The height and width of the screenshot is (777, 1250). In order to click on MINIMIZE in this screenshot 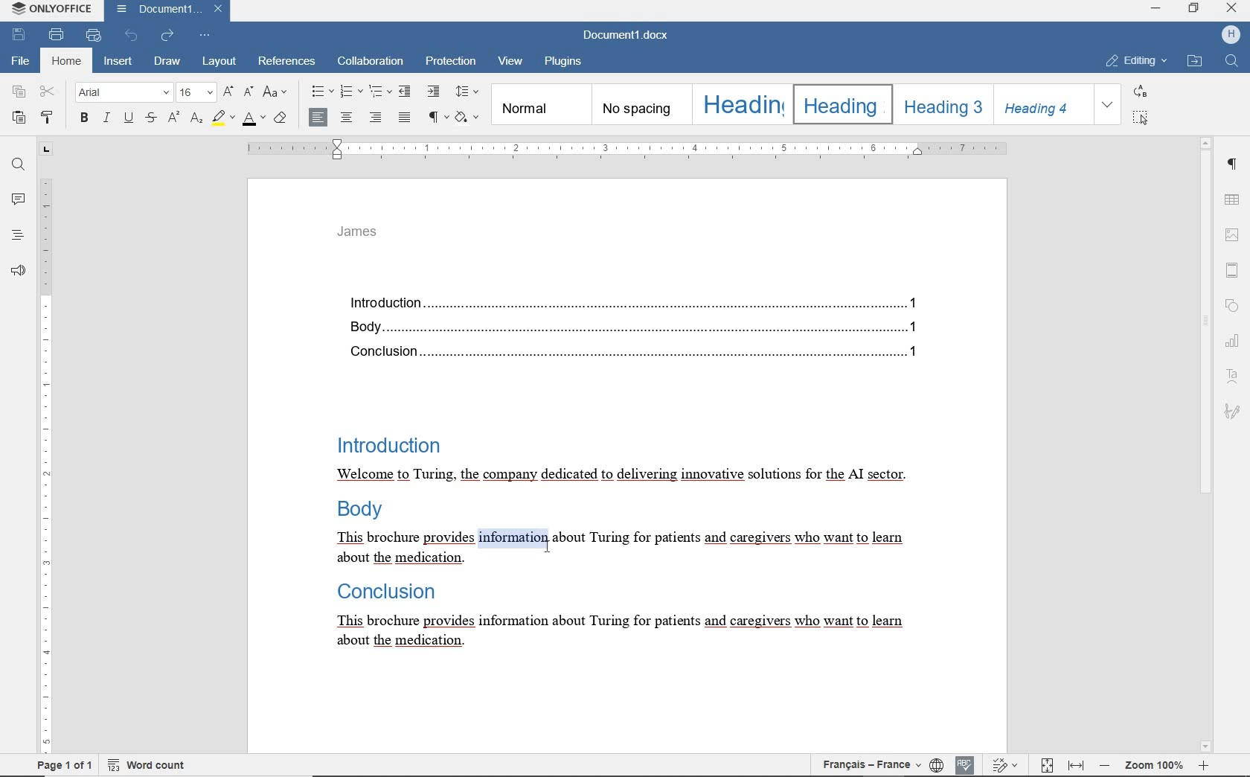, I will do `click(1156, 7)`.